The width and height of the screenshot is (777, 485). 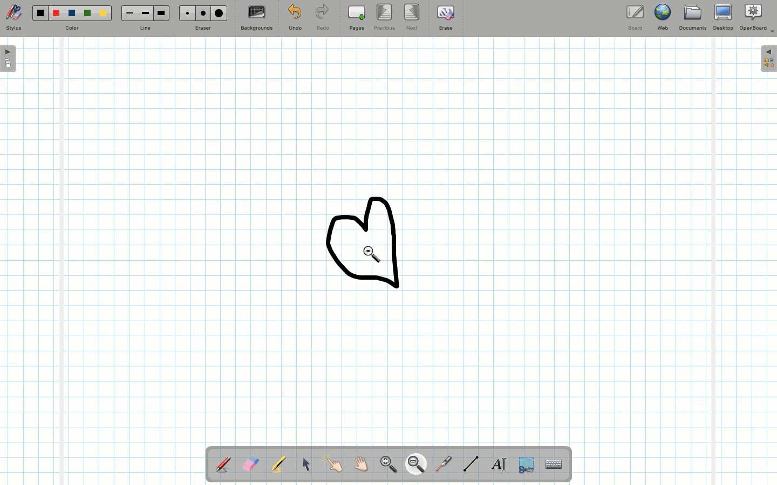 What do you see at coordinates (372, 255) in the screenshot?
I see `cursor` at bounding box center [372, 255].